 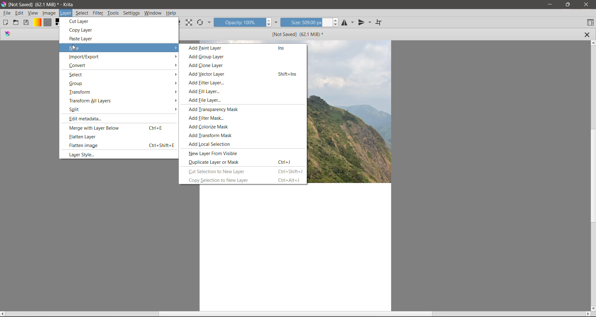 What do you see at coordinates (49, 13) in the screenshot?
I see `Image` at bounding box center [49, 13].